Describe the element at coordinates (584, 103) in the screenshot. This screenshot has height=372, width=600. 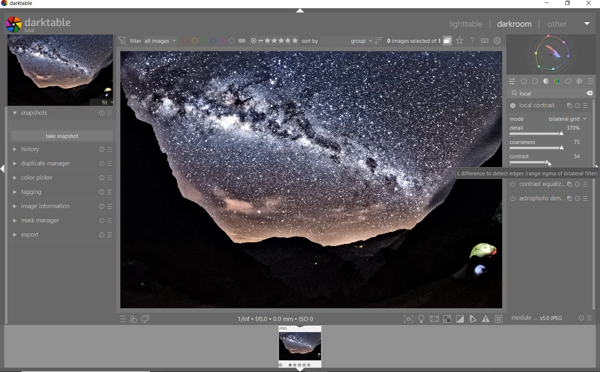
I see `presets` at that location.